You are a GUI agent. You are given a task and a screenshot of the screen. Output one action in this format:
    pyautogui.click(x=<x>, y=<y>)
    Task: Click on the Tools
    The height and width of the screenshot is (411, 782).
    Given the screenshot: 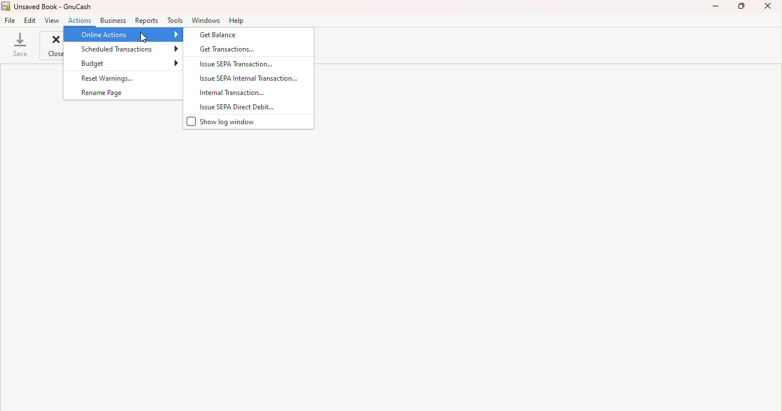 What is the action you would take?
    pyautogui.click(x=173, y=20)
    